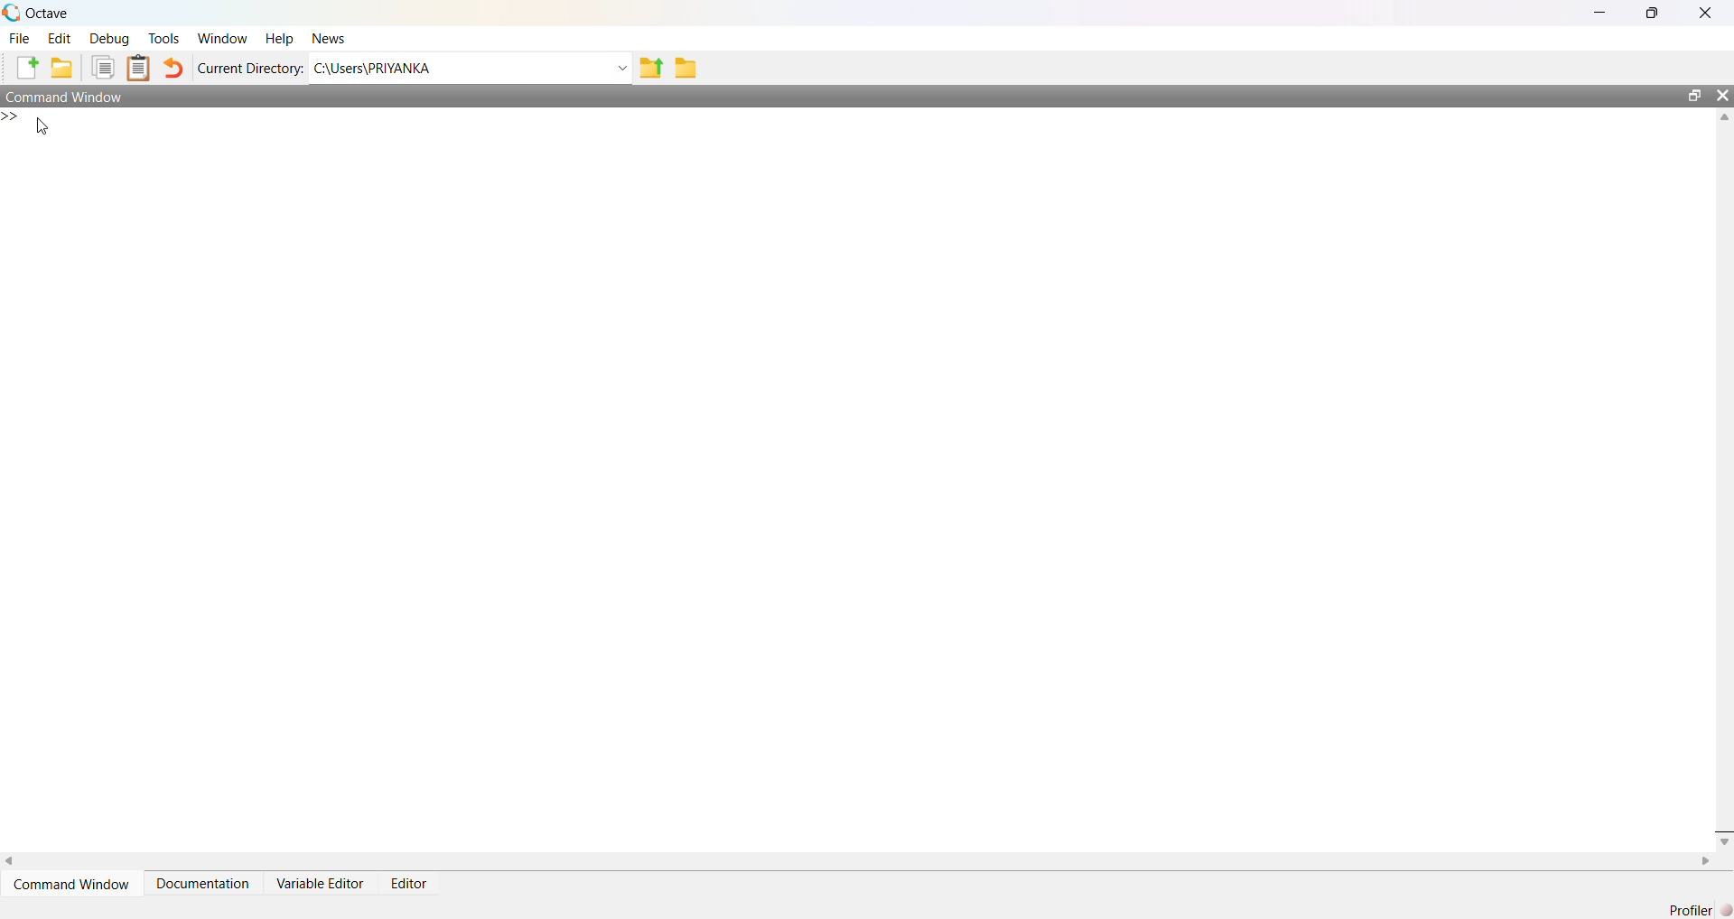 The width and height of the screenshot is (1734, 919). I want to click on file, so click(22, 37).